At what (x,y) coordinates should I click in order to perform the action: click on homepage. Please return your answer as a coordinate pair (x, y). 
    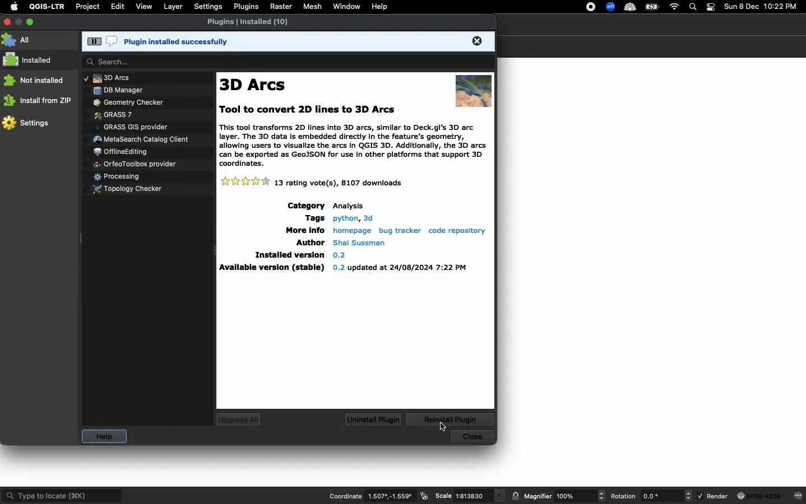
    Looking at the image, I should click on (351, 229).